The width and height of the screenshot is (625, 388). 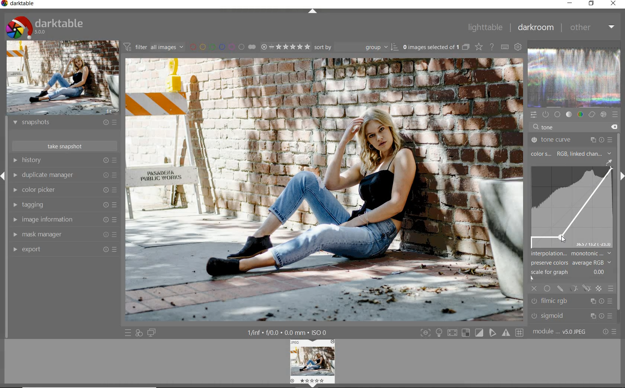 I want to click on mask options, so click(x=579, y=289).